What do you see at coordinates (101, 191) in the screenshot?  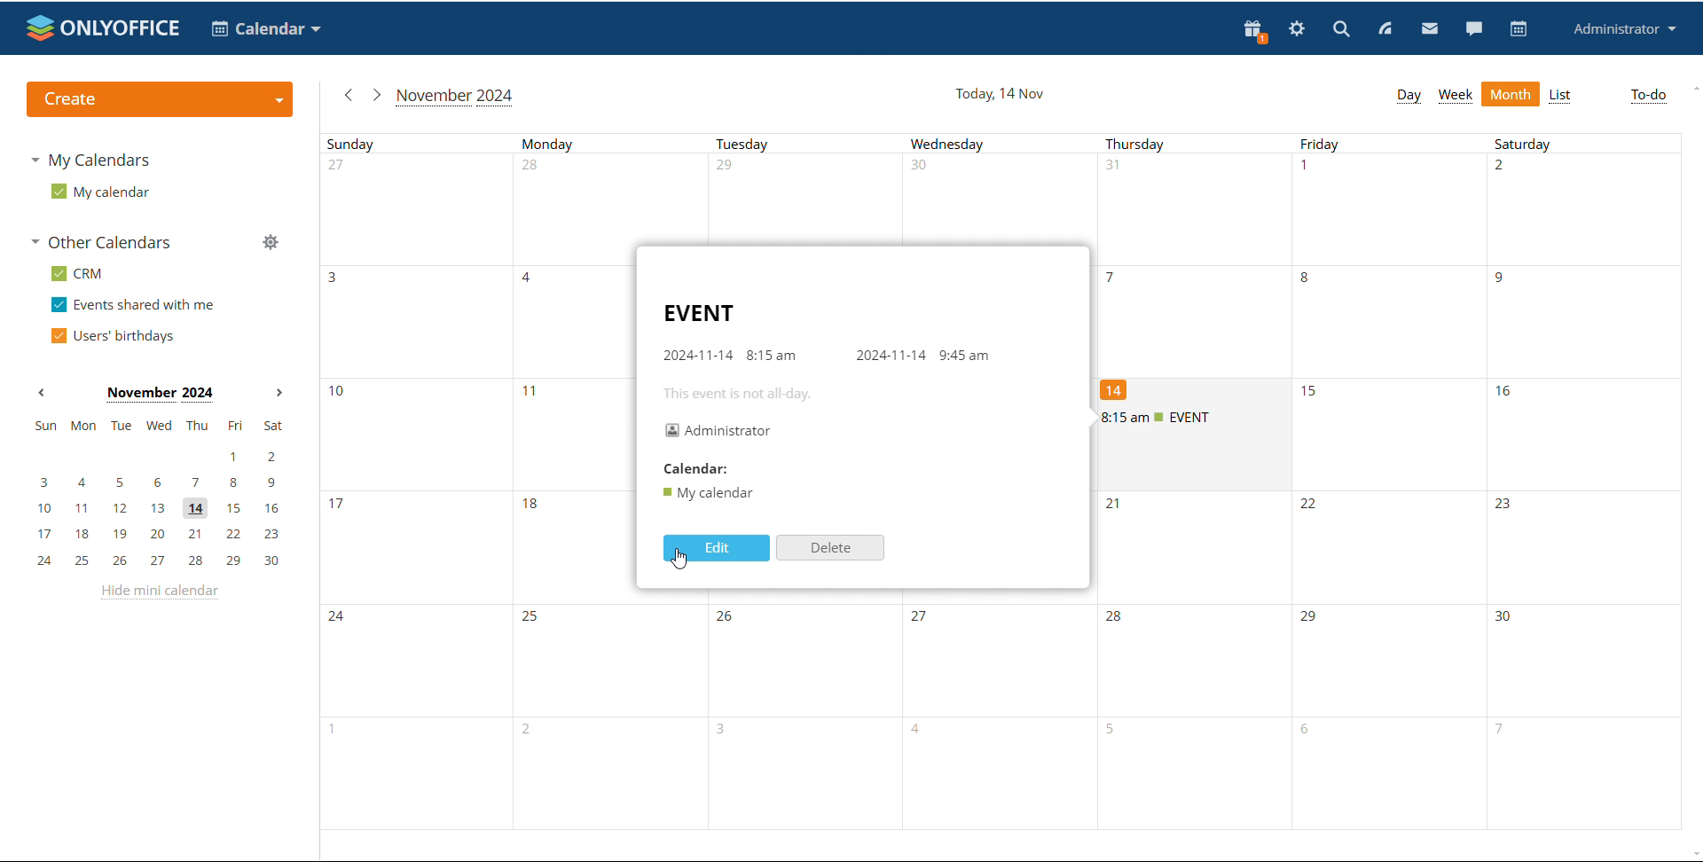 I see `my calendar` at bounding box center [101, 191].